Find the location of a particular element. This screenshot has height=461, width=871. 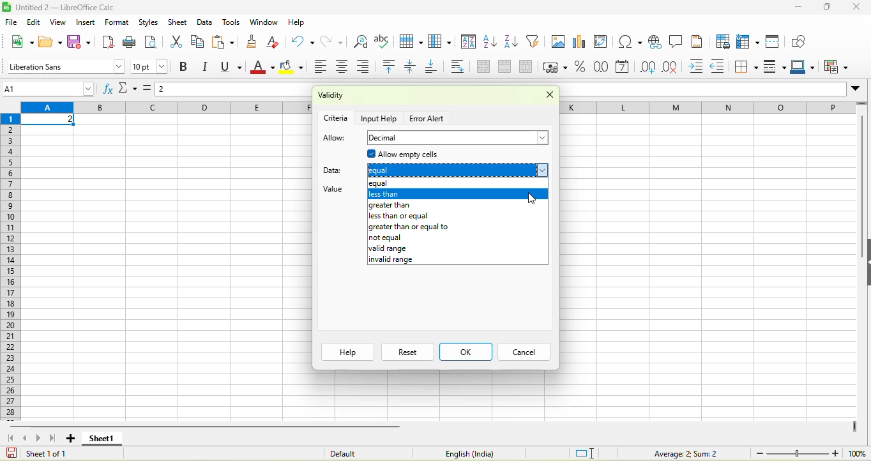

center vertically is located at coordinates (414, 67).